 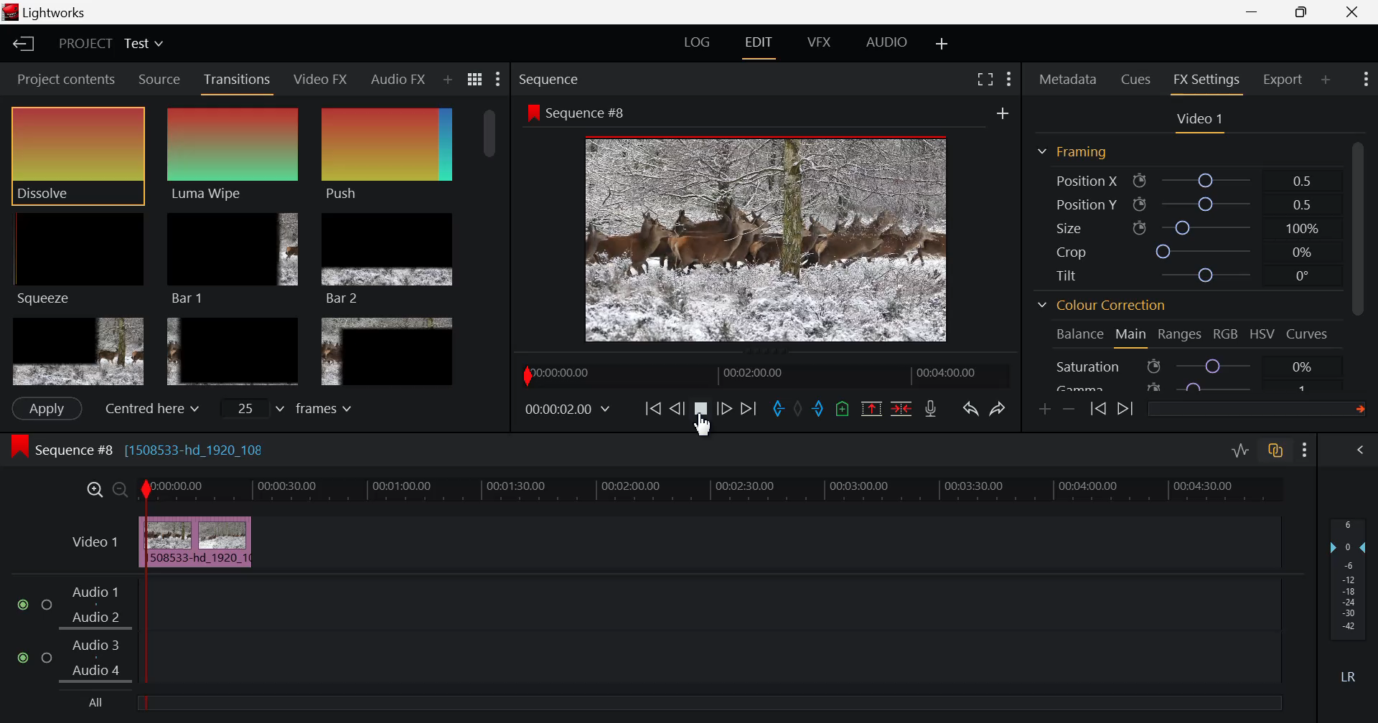 What do you see at coordinates (77, 257) in the screenshot?
I see `Squeeze` at bounding box center [77, 257].